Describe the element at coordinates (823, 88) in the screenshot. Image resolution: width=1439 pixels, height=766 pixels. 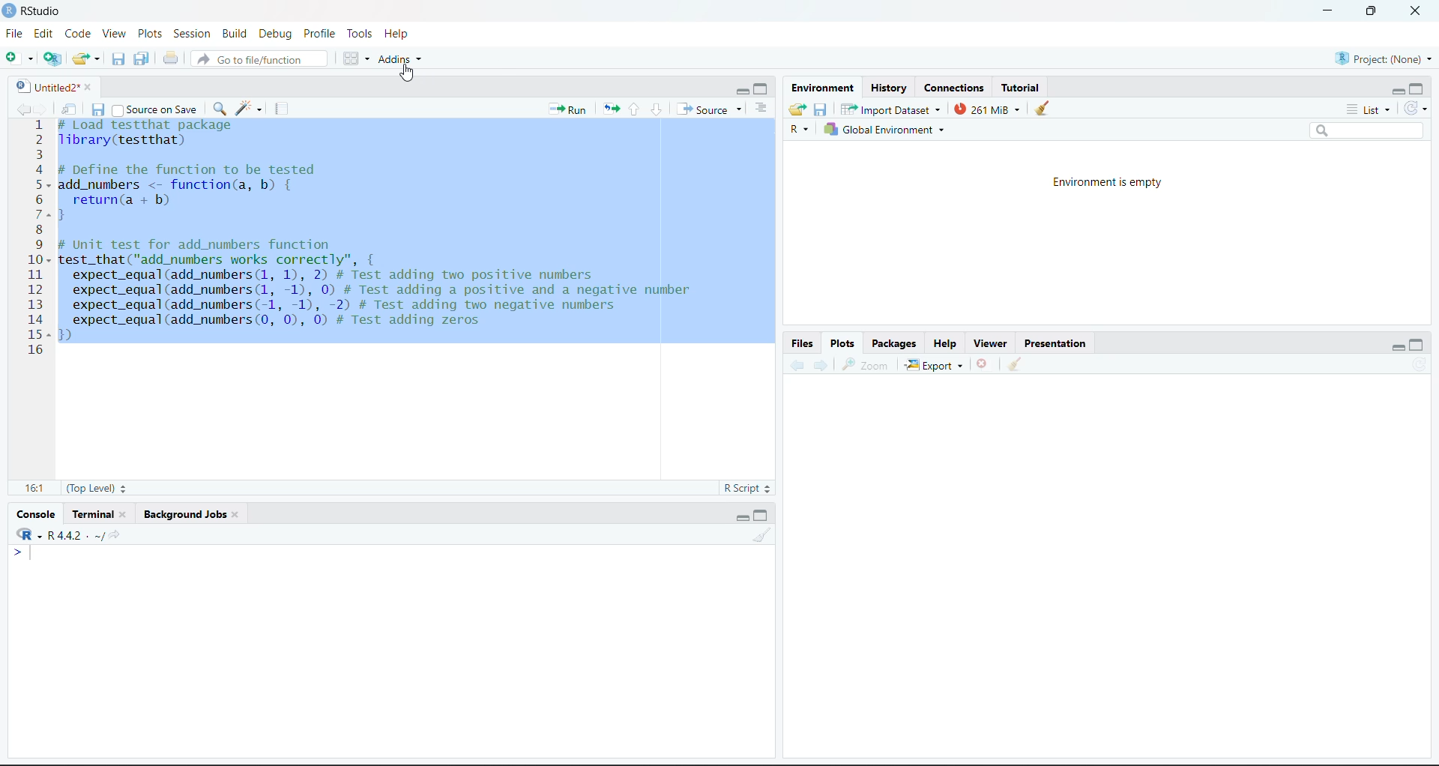
I see `Environment` at that location.